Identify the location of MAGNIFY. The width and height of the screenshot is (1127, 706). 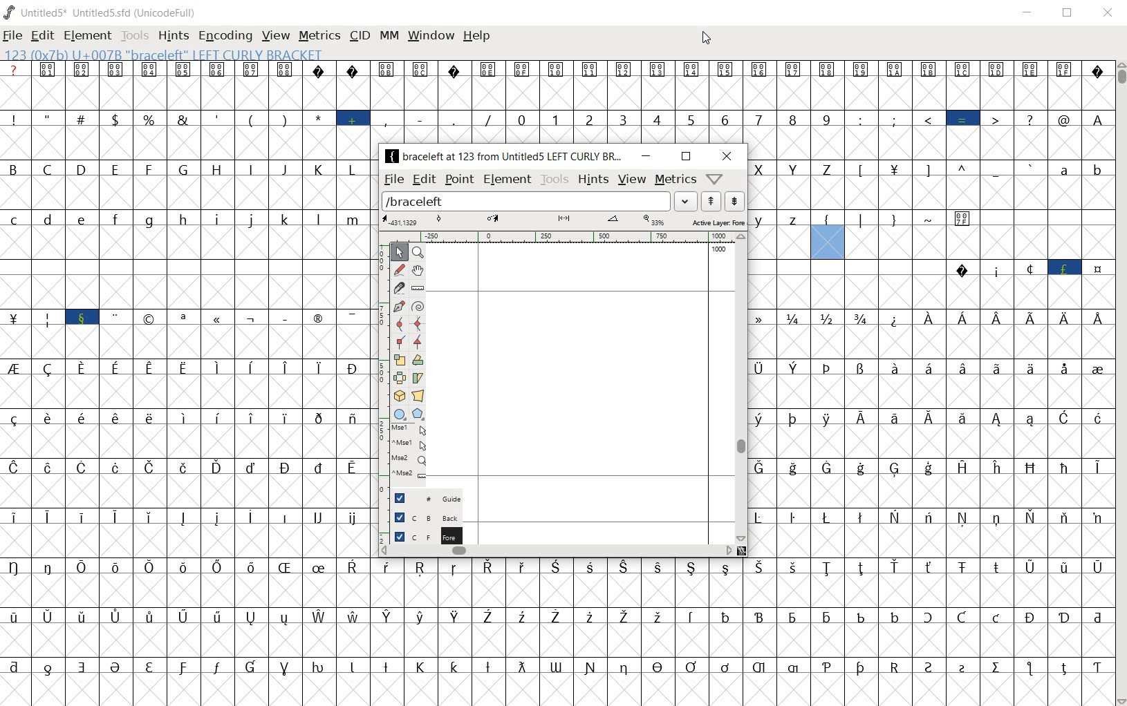
(420, 253).